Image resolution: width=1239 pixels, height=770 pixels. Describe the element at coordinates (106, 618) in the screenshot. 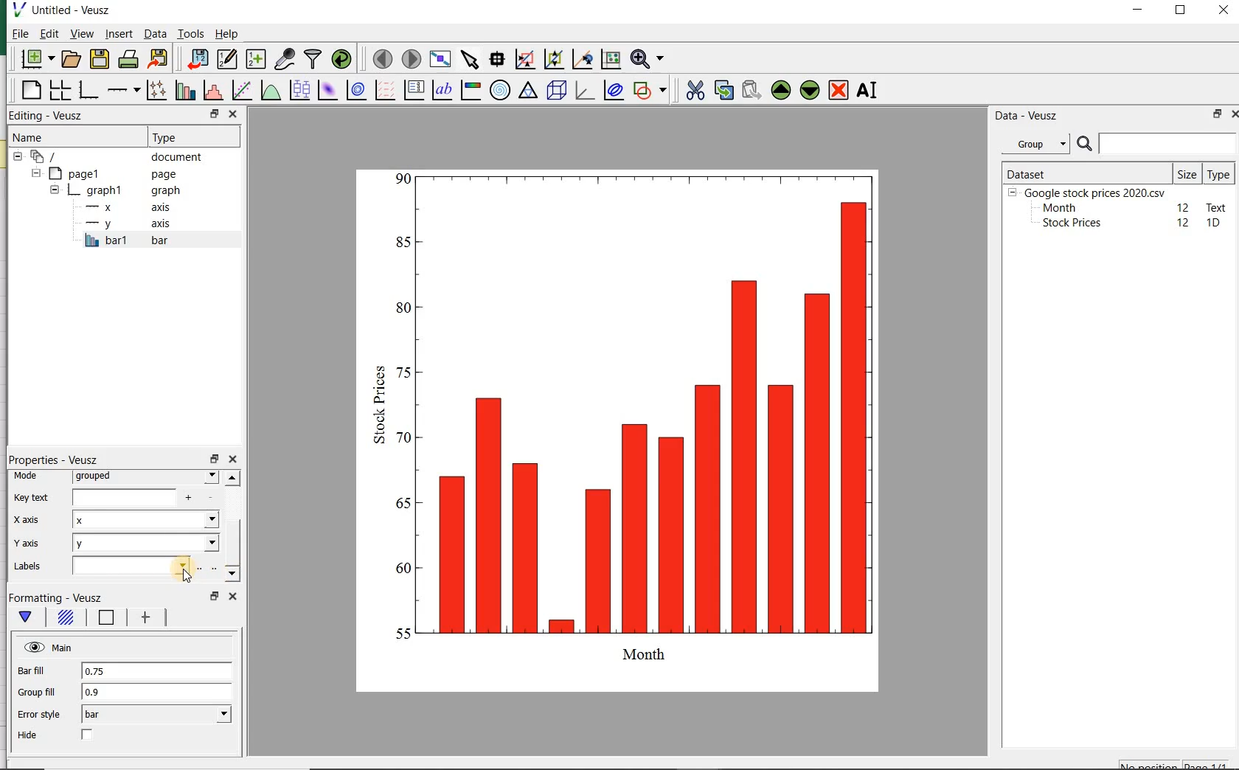

I see `Line` at that location.